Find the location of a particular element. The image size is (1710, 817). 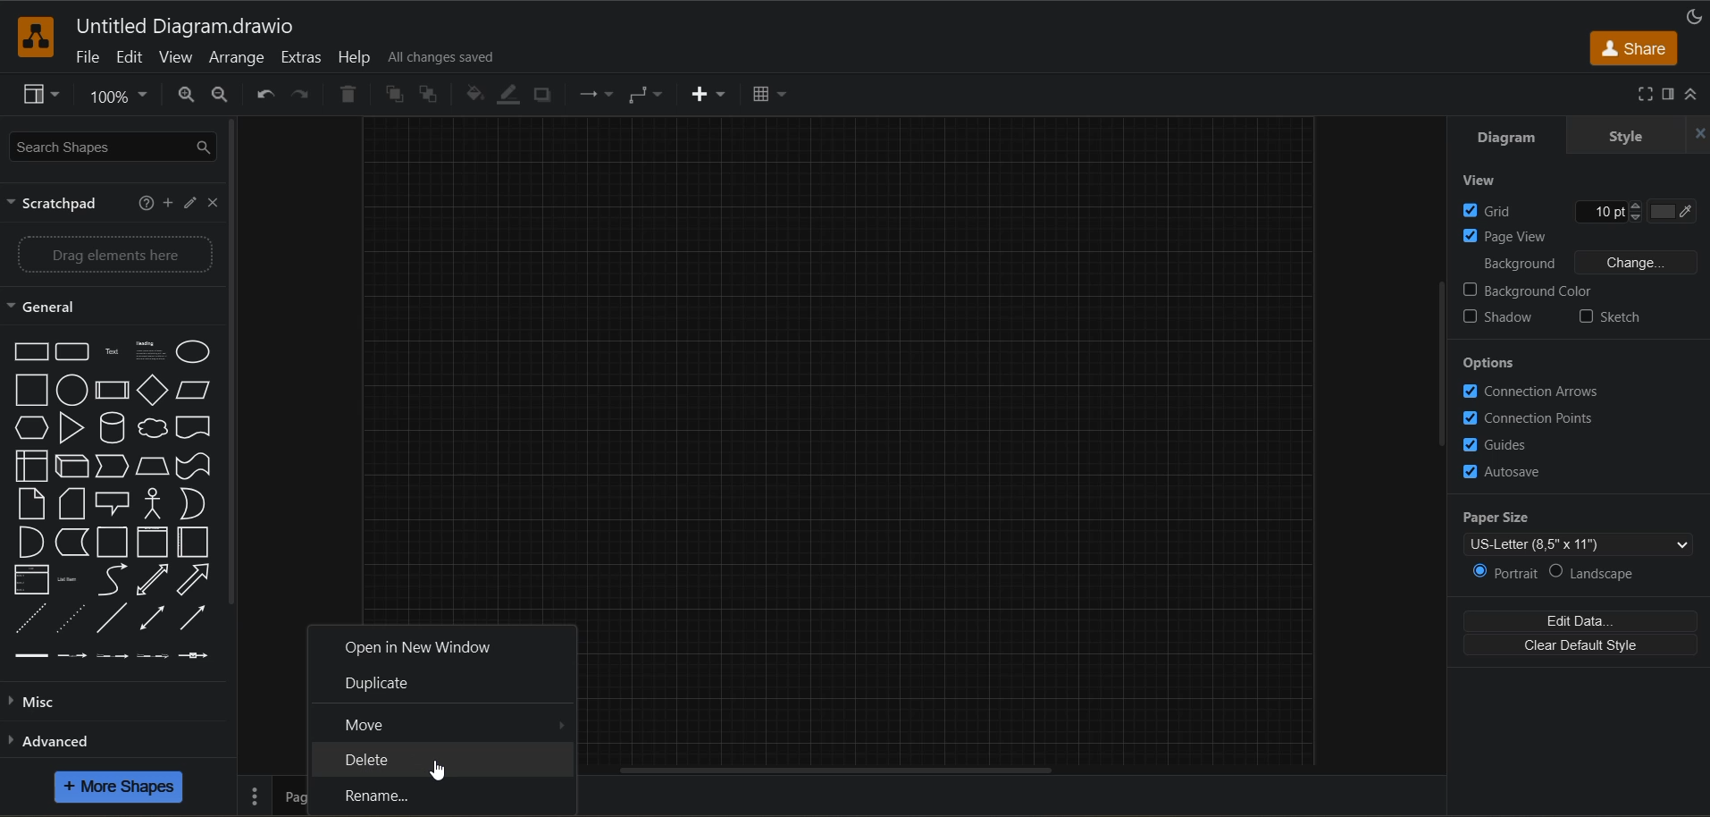

insert is located at coordinates (709, 97).